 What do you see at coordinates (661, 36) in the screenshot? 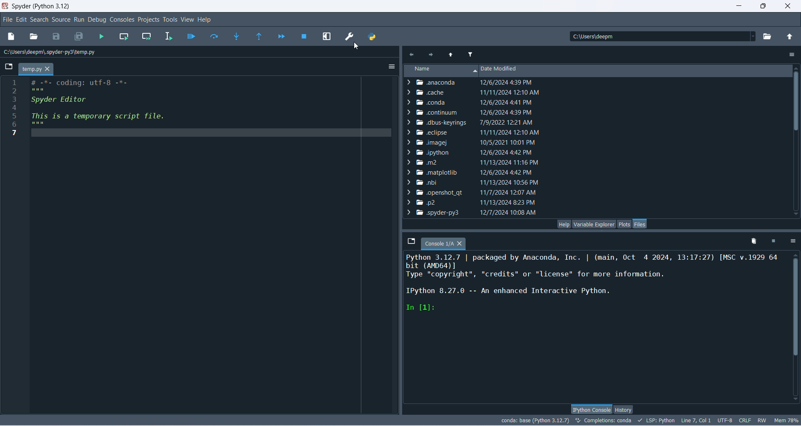
I see `location` at bounding box center [661, 36].